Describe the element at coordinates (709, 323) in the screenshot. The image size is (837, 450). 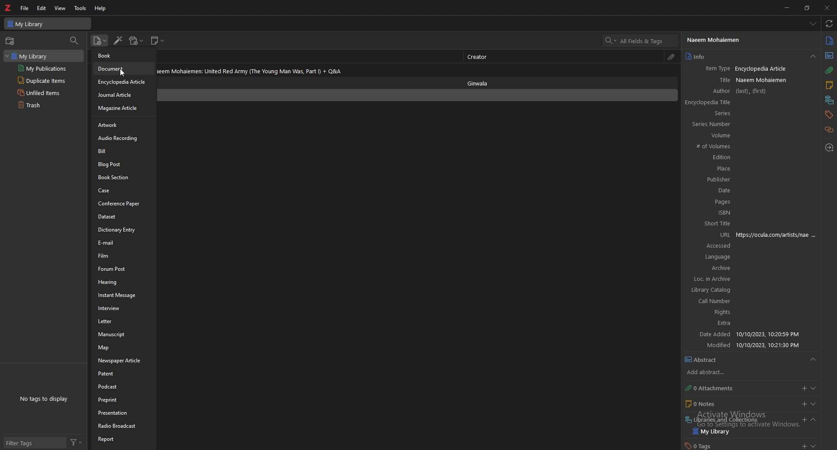
I see `extra` at that location.